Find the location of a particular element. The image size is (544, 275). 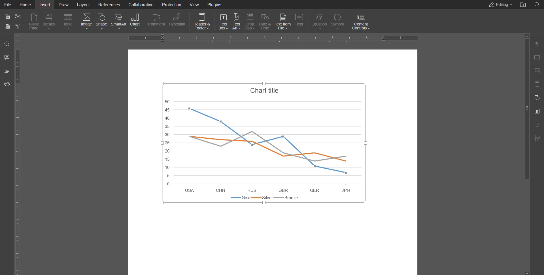

Highlighted Point is located at coordinates (314, 166).